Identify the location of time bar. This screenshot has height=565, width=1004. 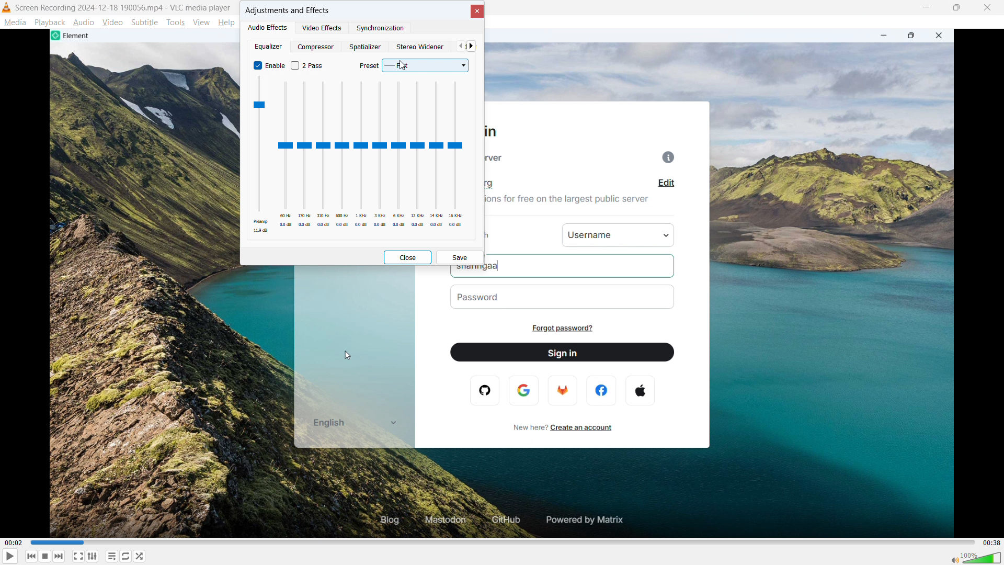
(500, 541).